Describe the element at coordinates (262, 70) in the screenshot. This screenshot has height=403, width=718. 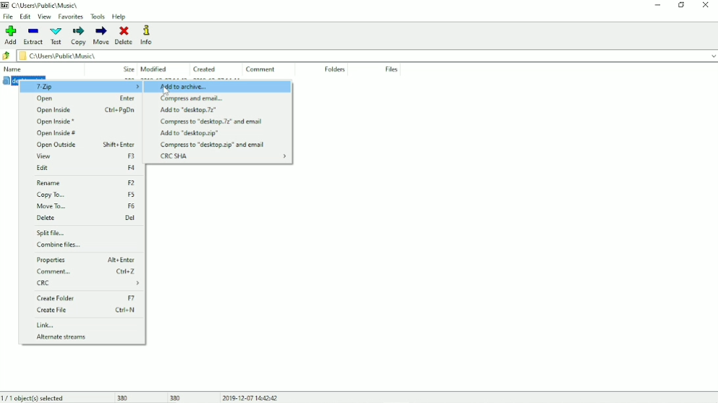
I see `Comment` at that location.